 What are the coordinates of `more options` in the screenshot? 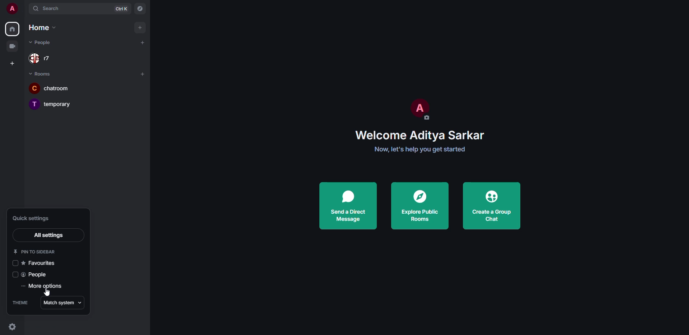 It's located at (43, 287).